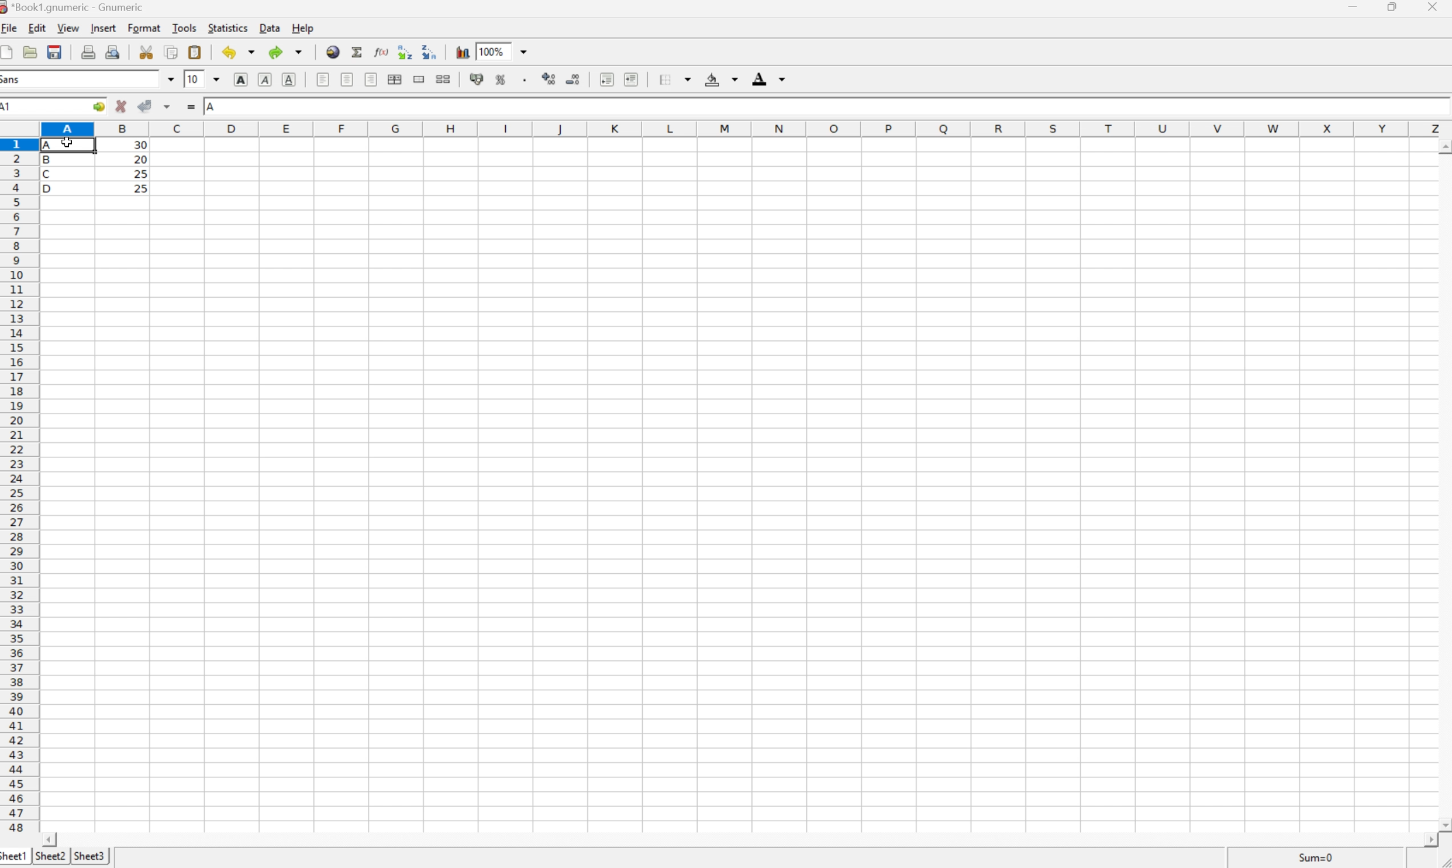 The image size is (1452, 868). I want to click on Sans, so click(13, 79).